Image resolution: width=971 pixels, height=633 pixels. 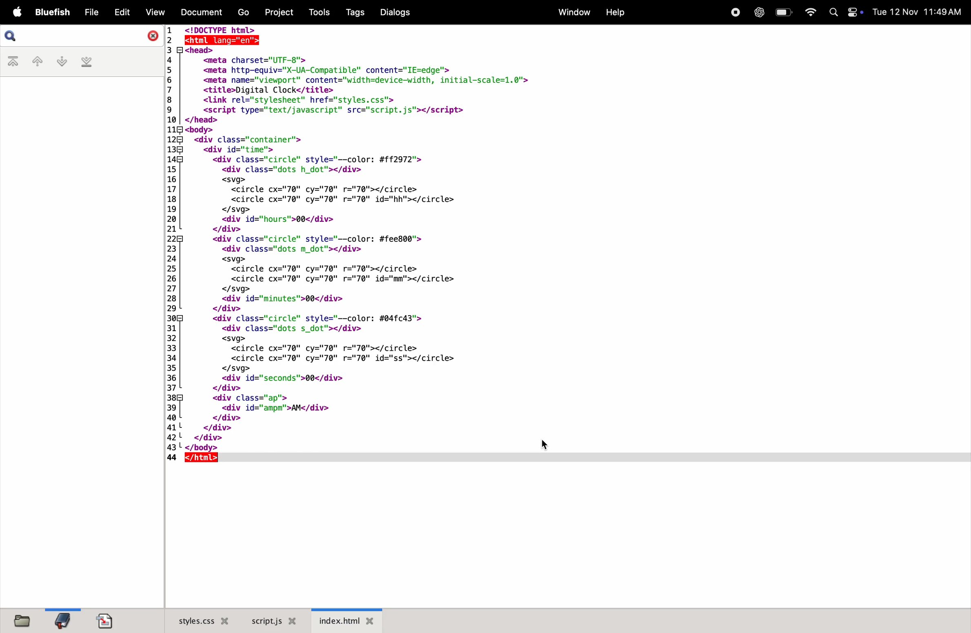 What do you see at coordinates (61, 620) in the screenshot?
I see `bookmarksfile` at bounding box center [61, 620].